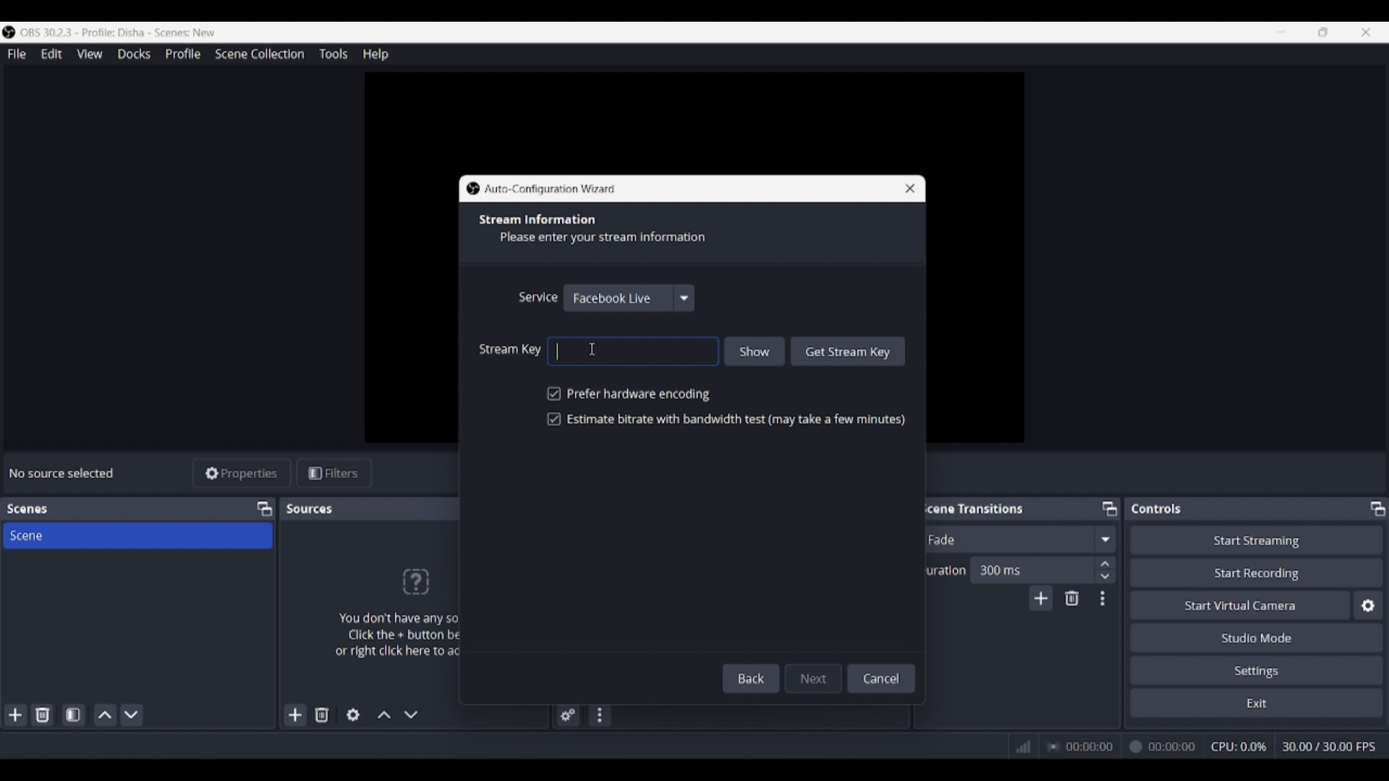 The height and width of the screenshot is (781, 1389). What do you see at coordinates (849, 351) in the screenshot?
I see `Get stream key` at bounding box center [849, 351].